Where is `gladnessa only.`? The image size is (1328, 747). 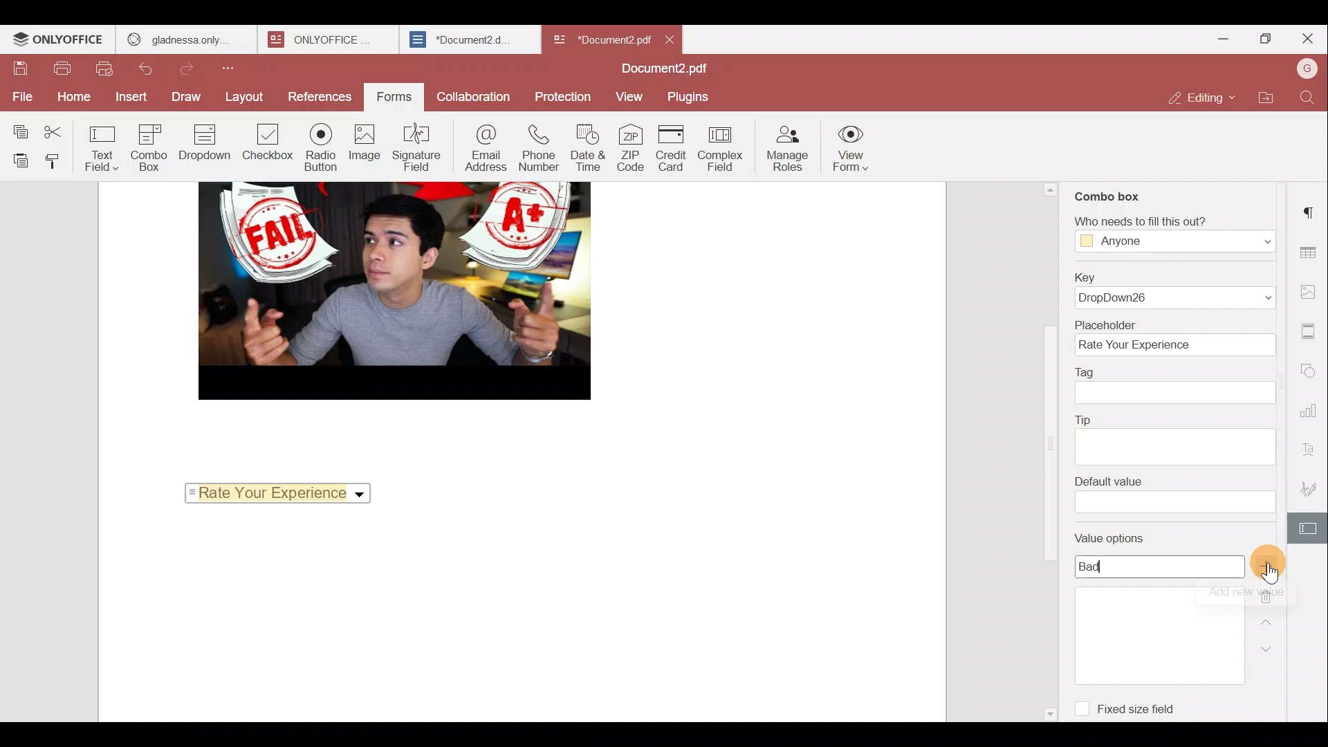 gladnessa only. is located at coordinates (178, 37).